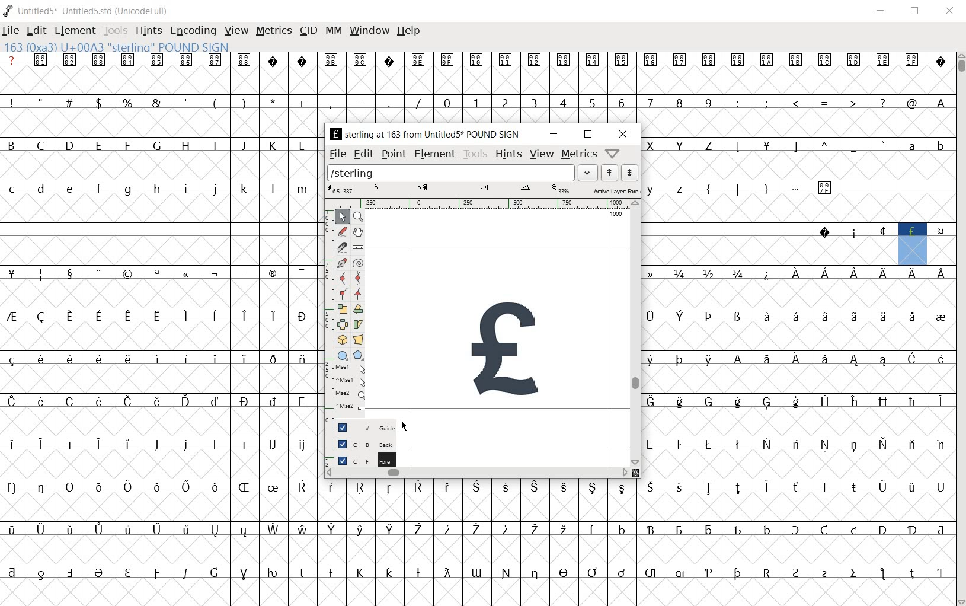  I want to click on Symbol, so click(679, 359).